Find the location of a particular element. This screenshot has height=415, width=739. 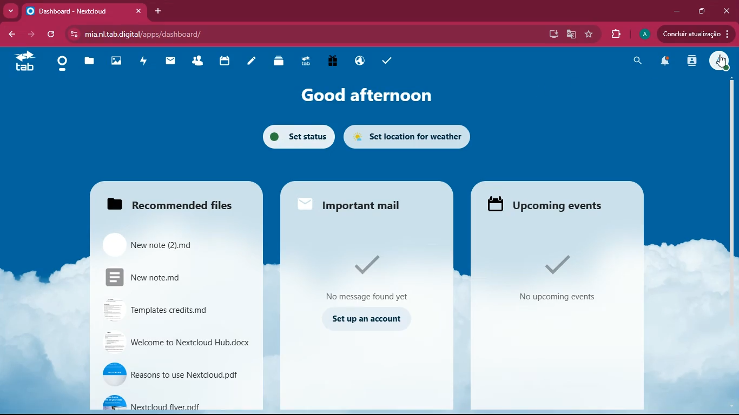

calendar is located at coordinates (222, 61).